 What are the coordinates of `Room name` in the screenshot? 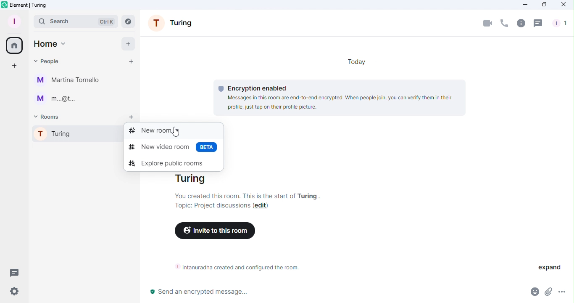 It's located at (174, 25).